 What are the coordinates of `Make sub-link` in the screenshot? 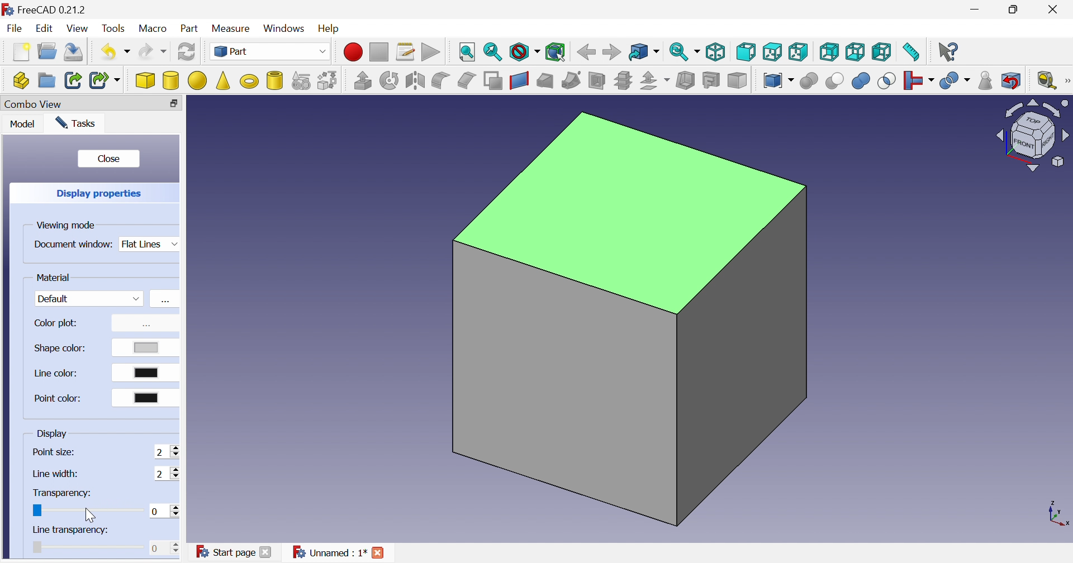 It's located at (106, 80).